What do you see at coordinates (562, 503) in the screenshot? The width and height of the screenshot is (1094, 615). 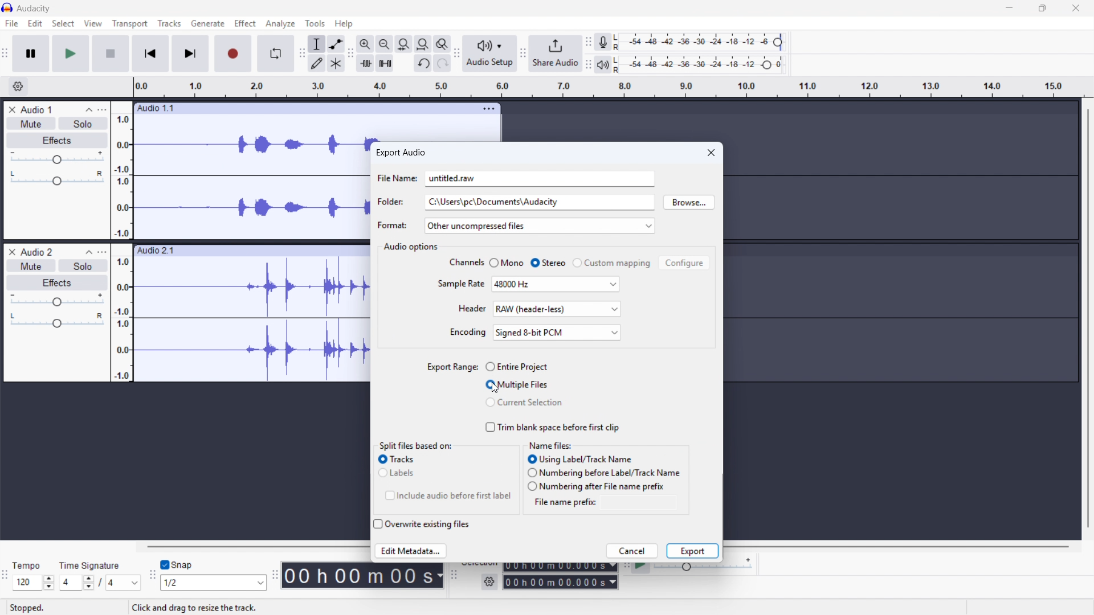 I see `File name prefix` at bounding box center [562, 503].